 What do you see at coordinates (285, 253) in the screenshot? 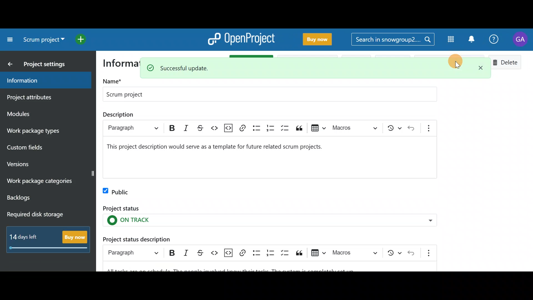
I see `To-do list` at bounding box center [285, 253].